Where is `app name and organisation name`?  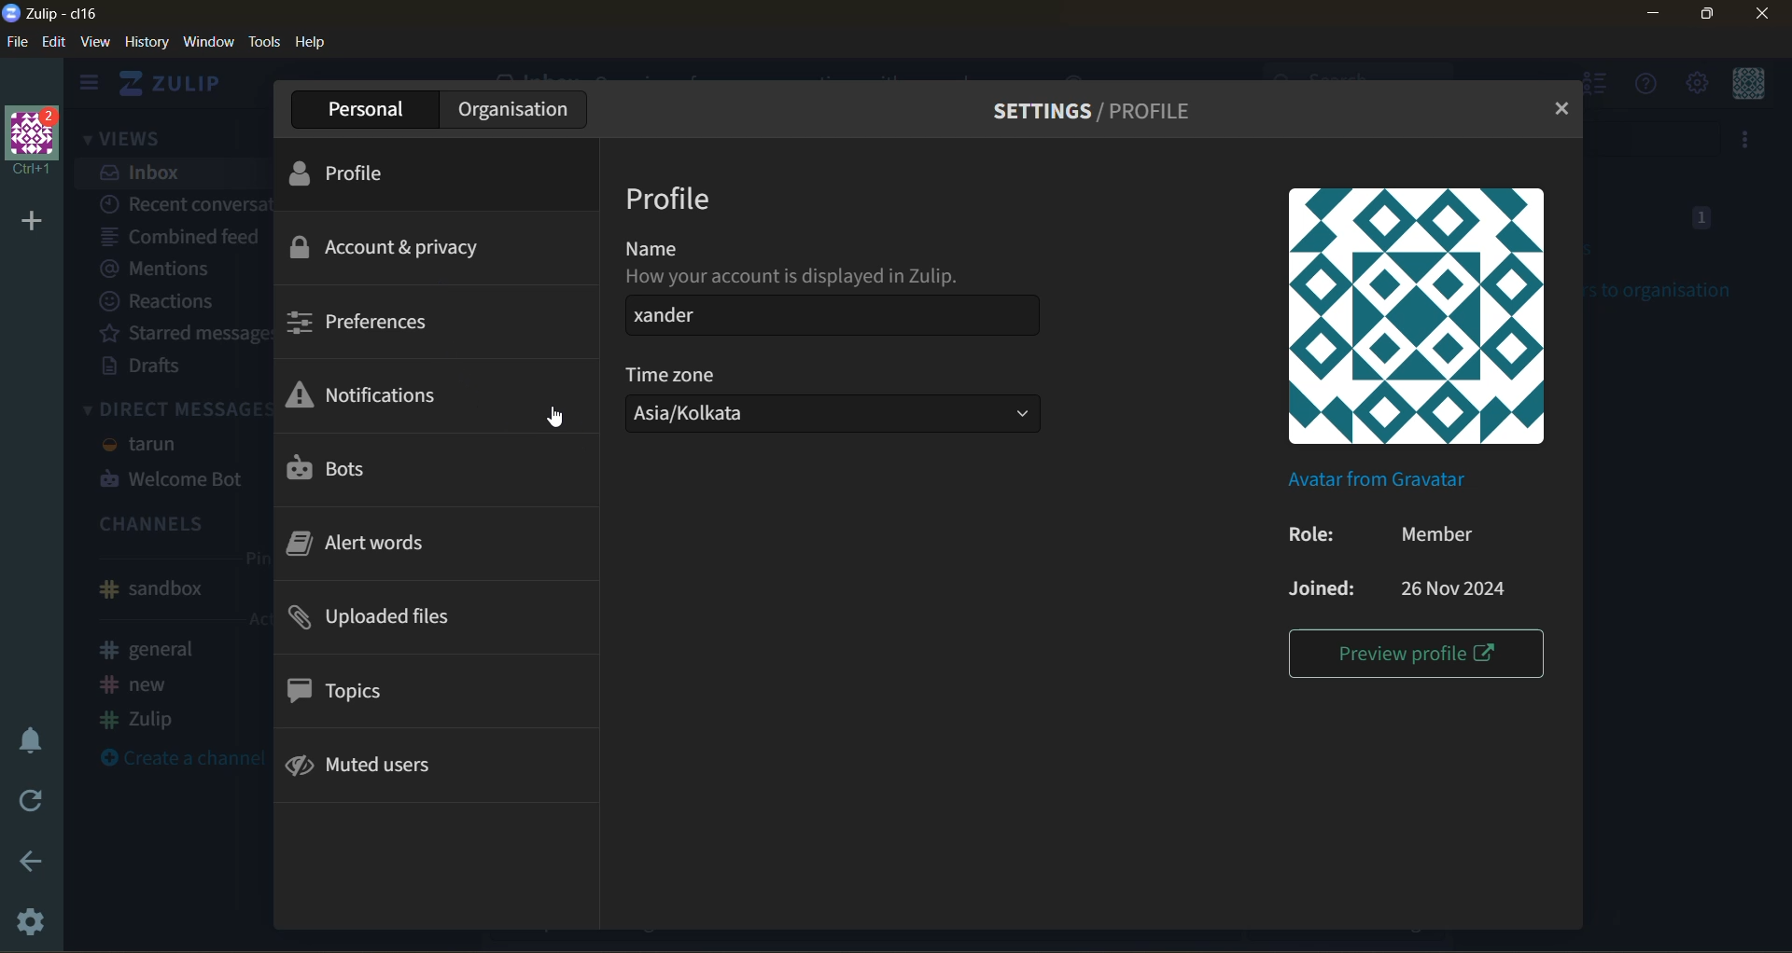
app name and organisation name is located at coordinates (61, 14).